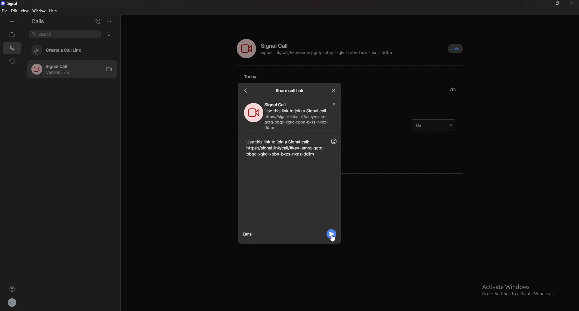 This screenshot has height=311, width=579. Describe the element at coordinates (246, 91) in the screenshot. I see `back` at that location.